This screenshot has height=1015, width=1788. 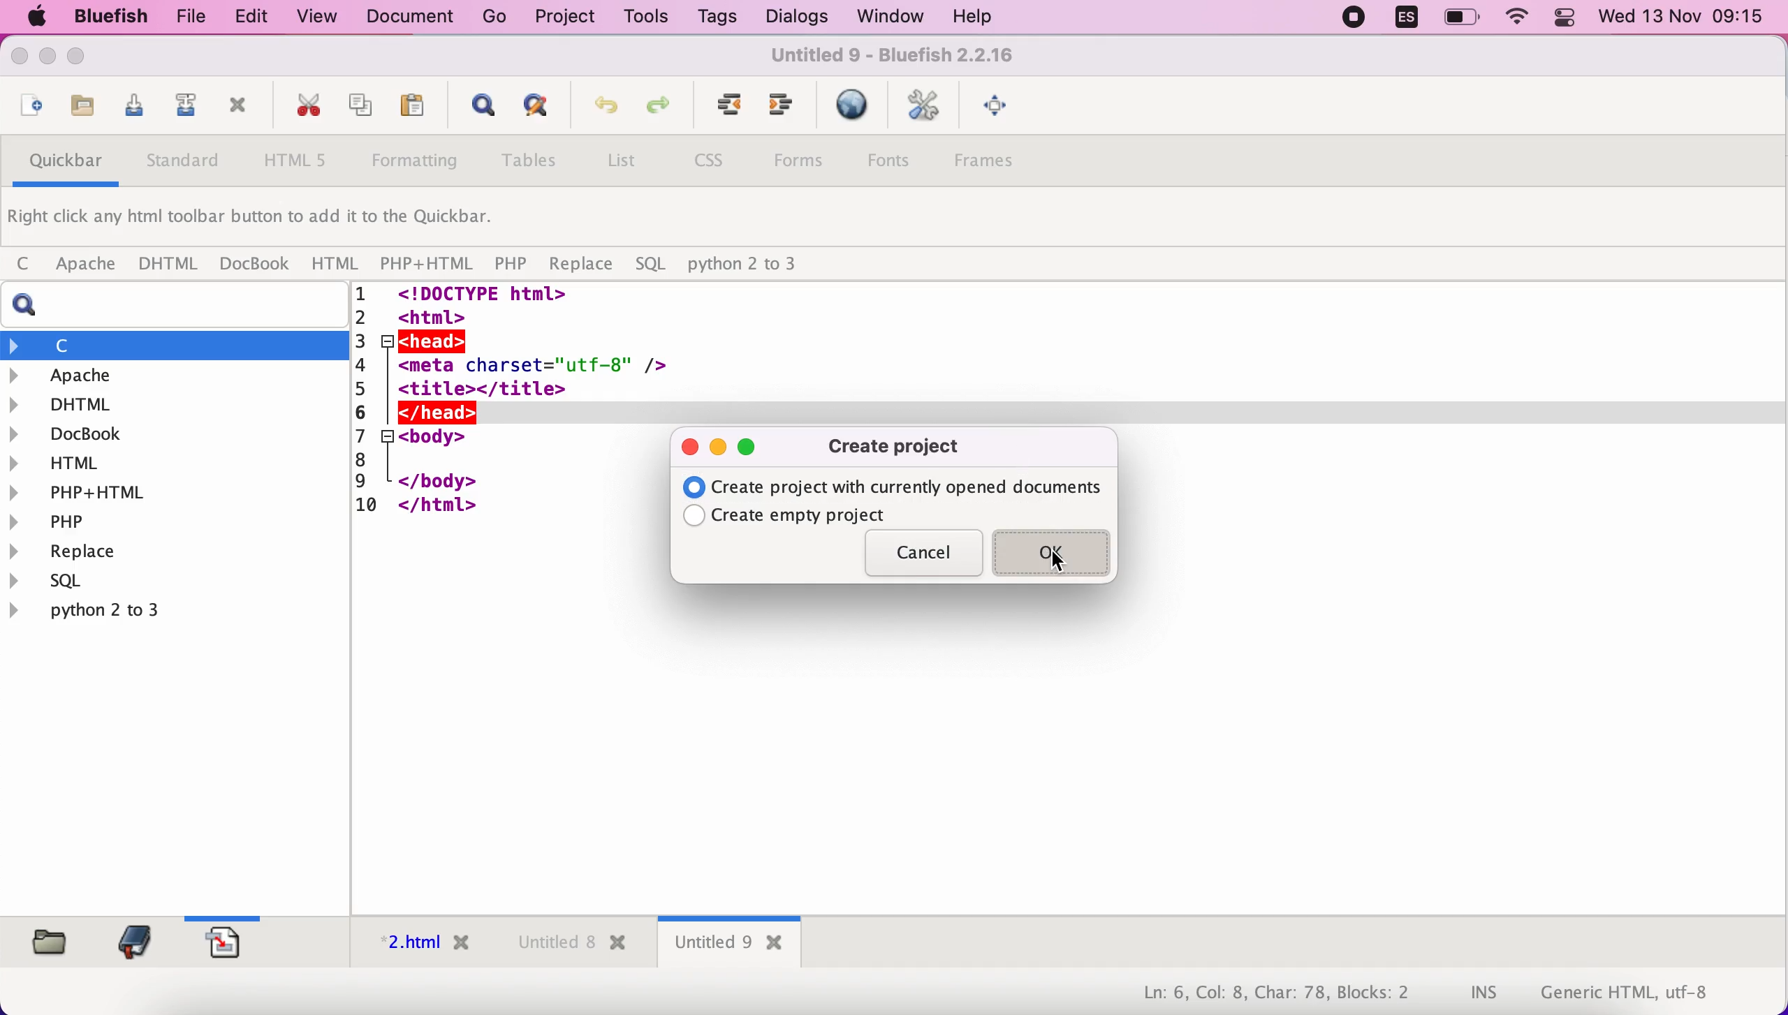 What do you see at coordinates (28, 108) in the screenshot?
I see `open file` at bounding box center [28, 108].